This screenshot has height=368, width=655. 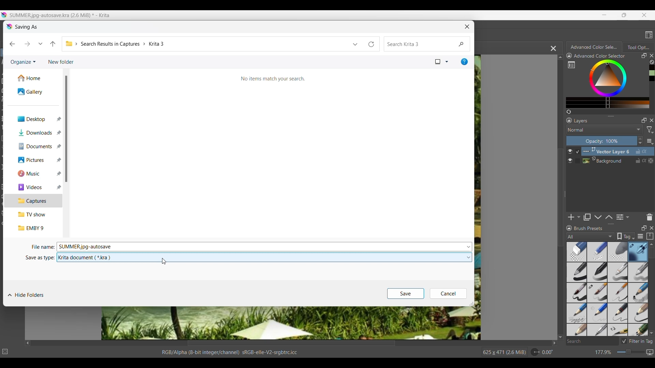 I want to click on Change height of panels attached to this line, so click(x=602, y=116).